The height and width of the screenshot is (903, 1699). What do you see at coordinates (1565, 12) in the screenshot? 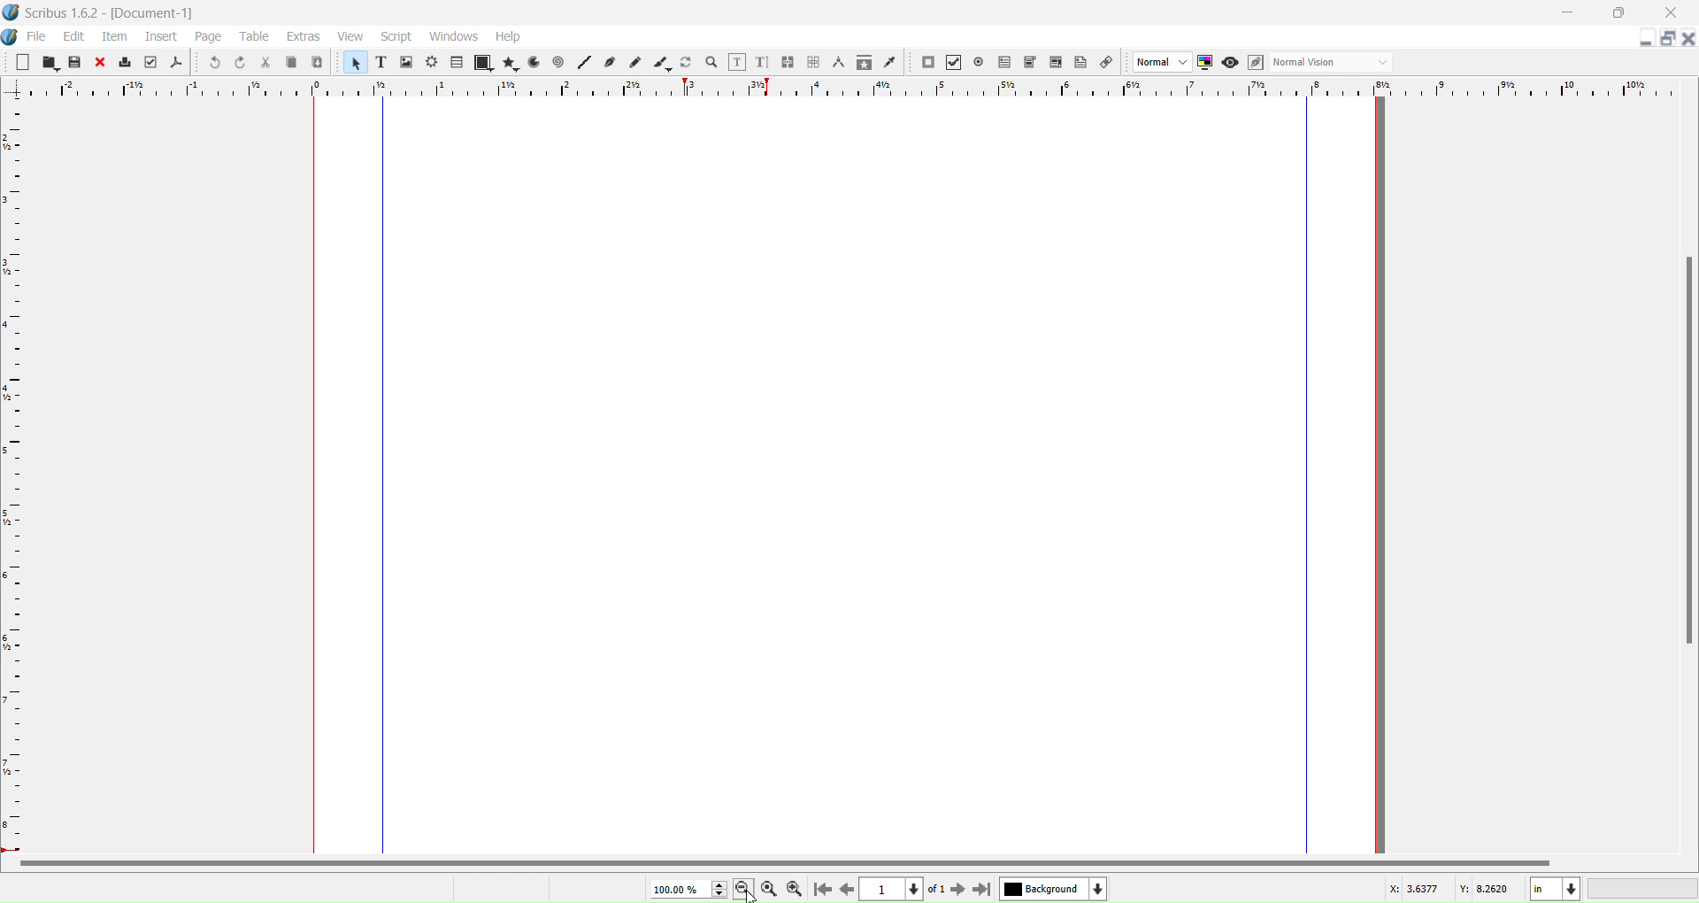
I see `Minimize ` at bounding box center [1565, 12].